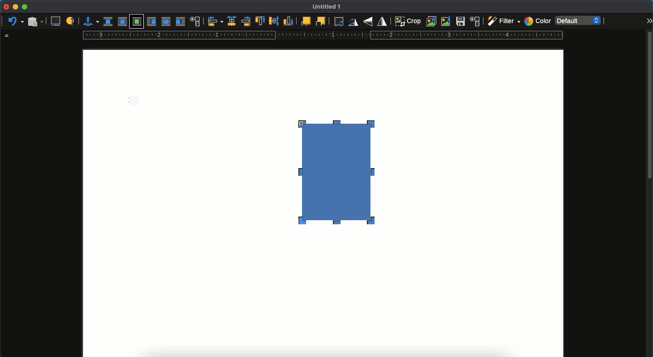 The image size is (653, 357). Describe the element at coordinates (446, 21) in the screenshot. I see `compress` at that location.